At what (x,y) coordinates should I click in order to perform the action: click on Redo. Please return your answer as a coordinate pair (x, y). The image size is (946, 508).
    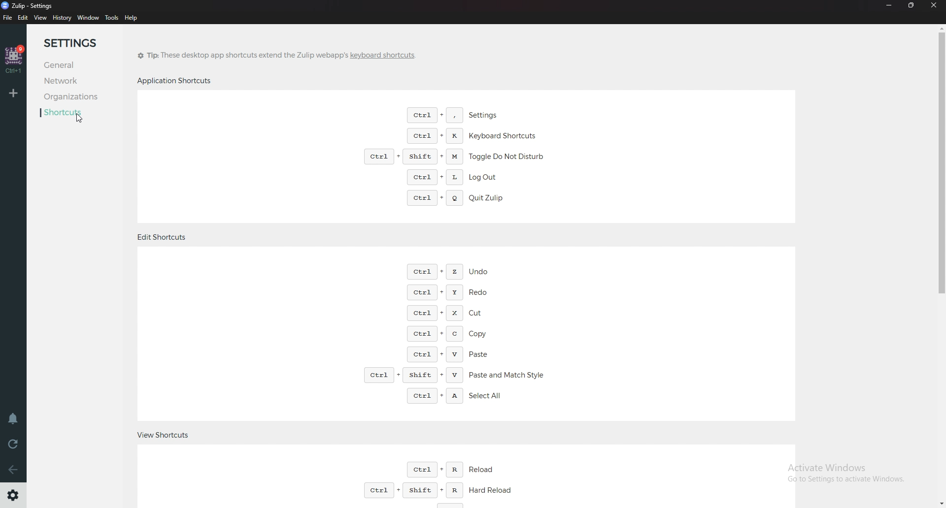
    Looking at the image, I should click on (450, 292).